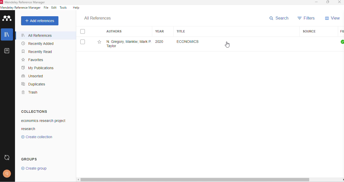 Image resolution: width=344 pixels, height=182 pixels. Describe the element at coordinates (44, 121) in the screenshot. I see `economics research project` at that location.